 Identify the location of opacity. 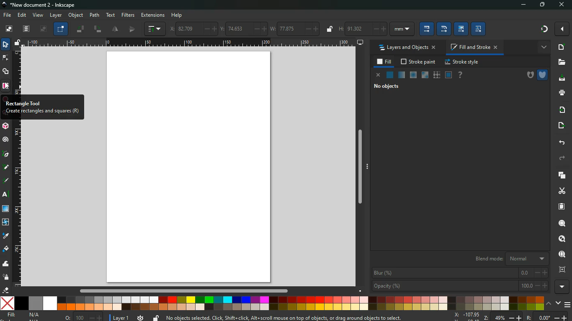
(401, 75).